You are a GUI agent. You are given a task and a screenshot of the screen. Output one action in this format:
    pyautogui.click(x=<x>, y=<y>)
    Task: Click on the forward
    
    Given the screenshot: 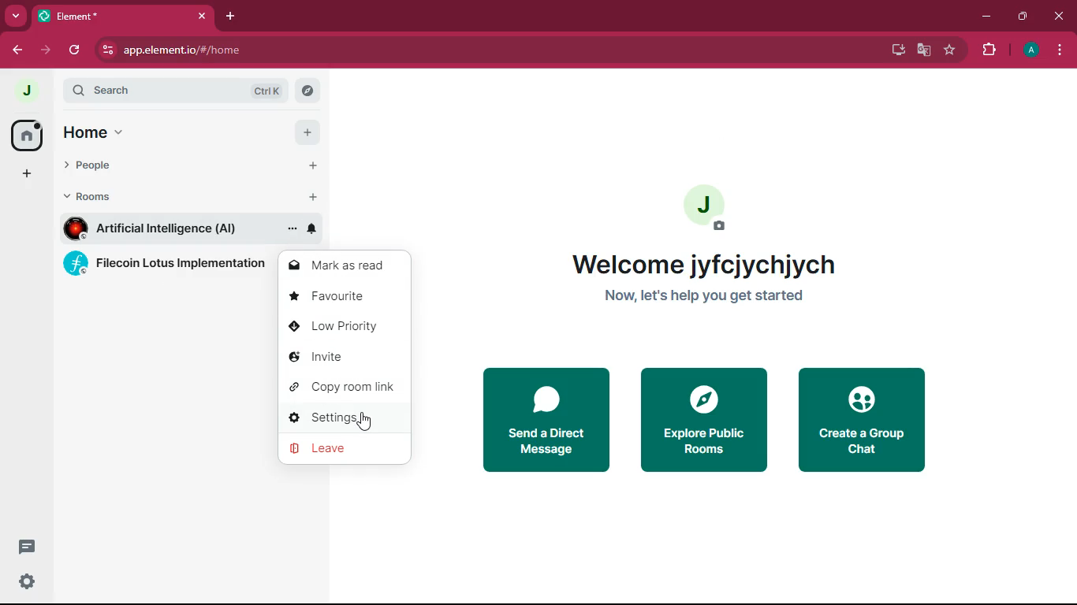 What is the action you would take?
    pyautogui.click(x=47, y=50)
    